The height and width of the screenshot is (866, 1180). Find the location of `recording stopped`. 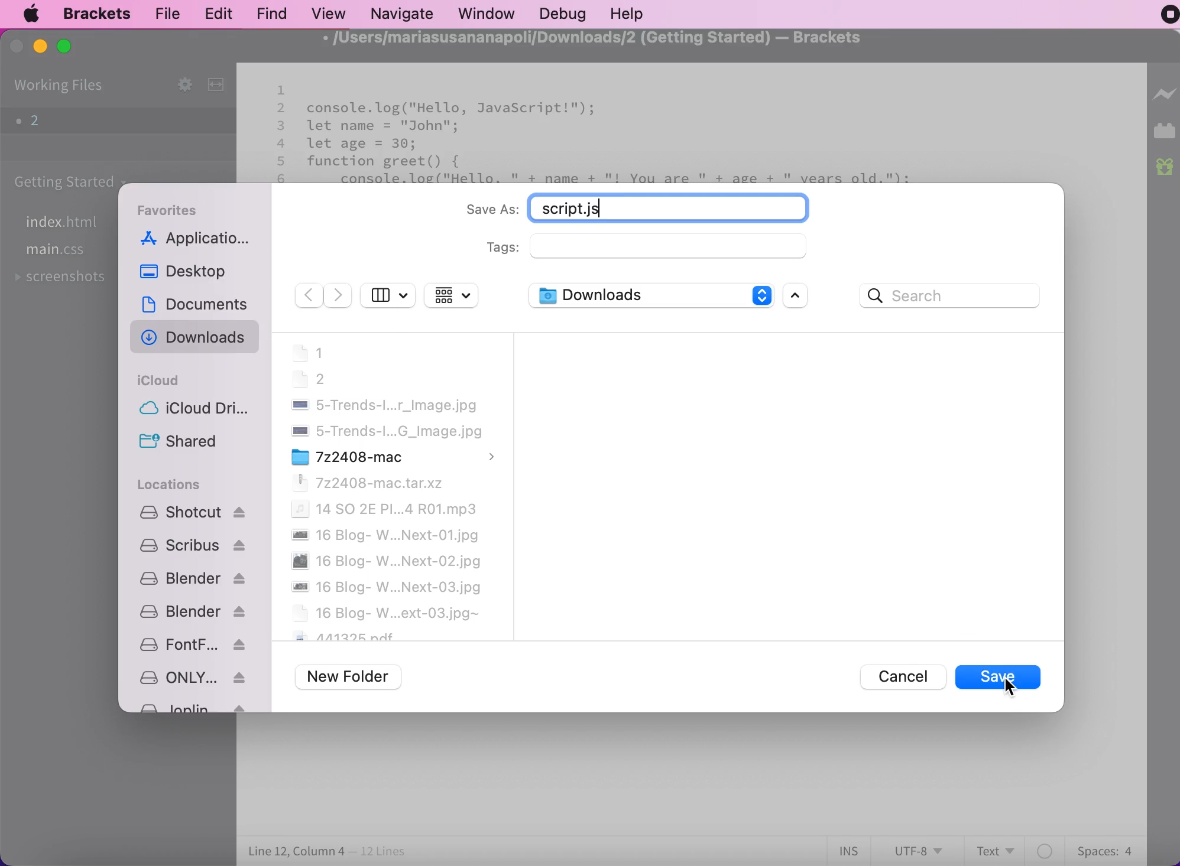

recording stopped is located at coordinates (1163, 18).